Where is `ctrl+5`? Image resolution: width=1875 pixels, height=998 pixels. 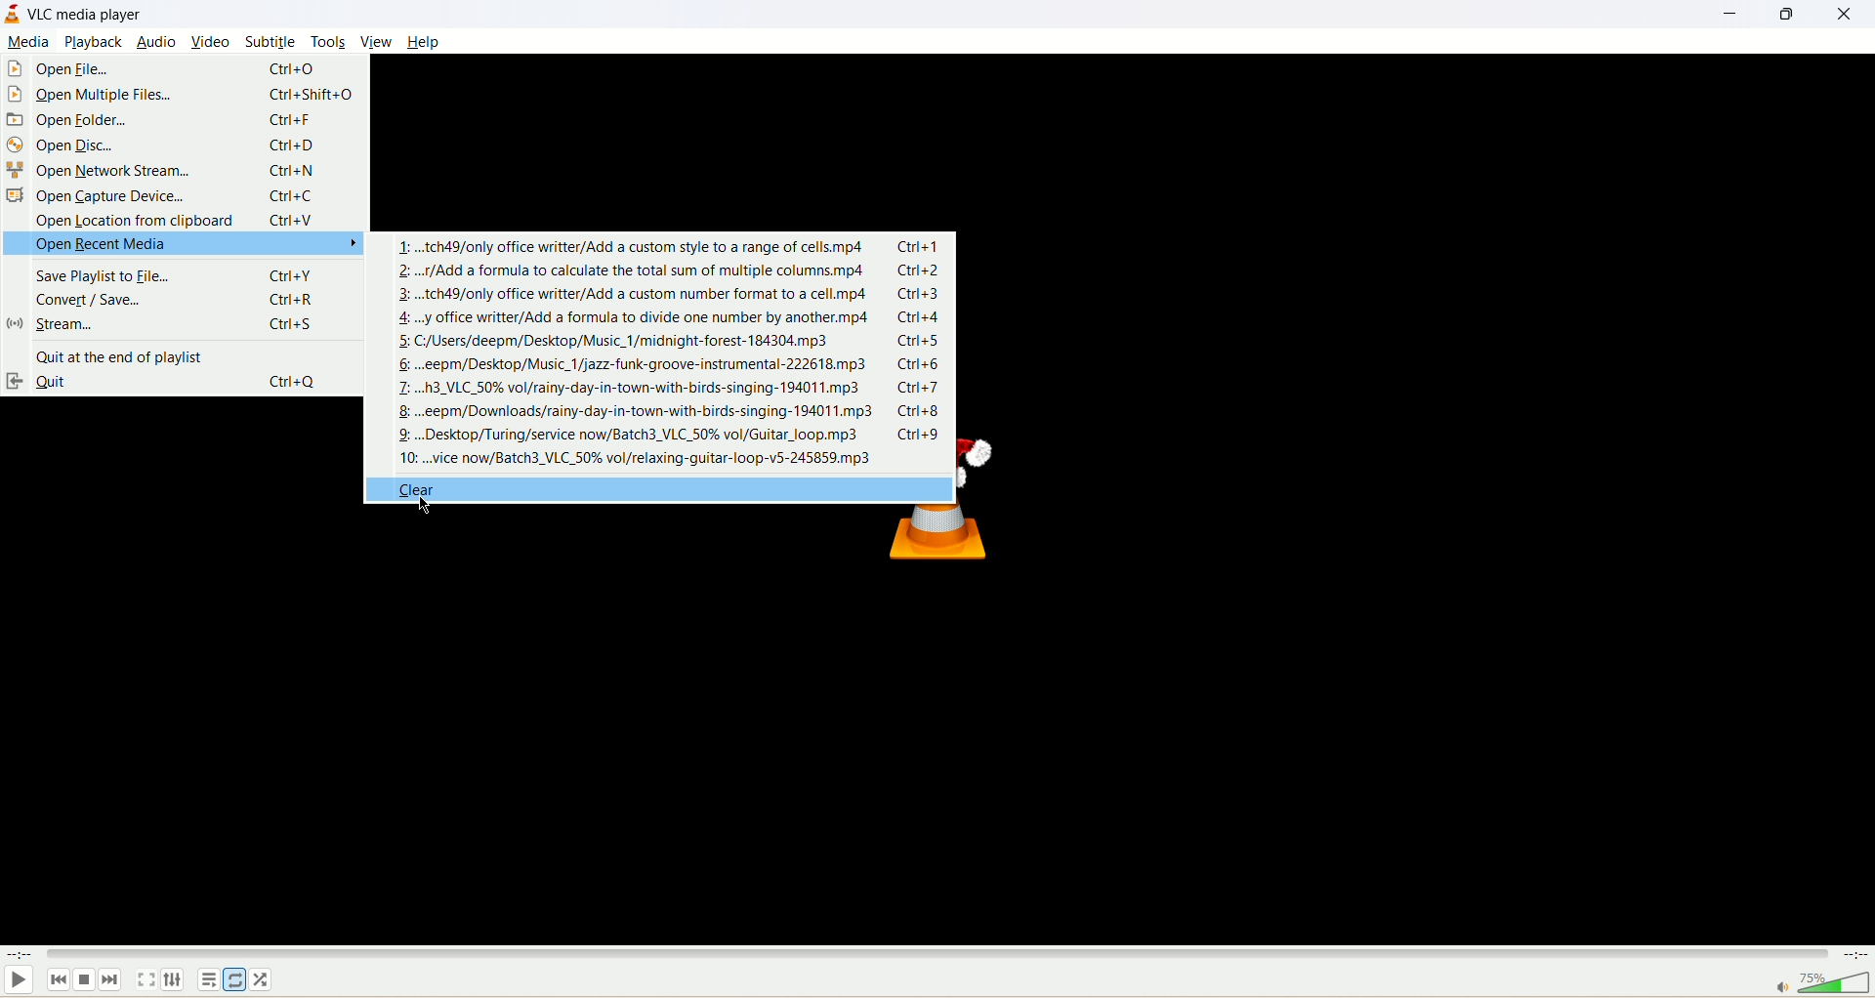 ctrl+5 is located at coordinates (924, 341).